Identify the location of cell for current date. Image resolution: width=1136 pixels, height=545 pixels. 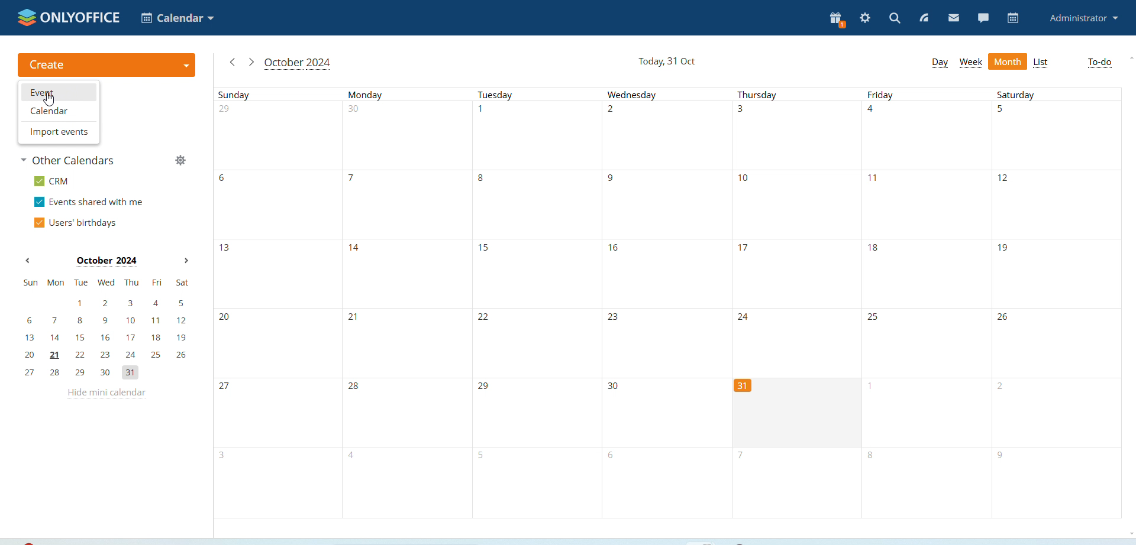
(796, 414).